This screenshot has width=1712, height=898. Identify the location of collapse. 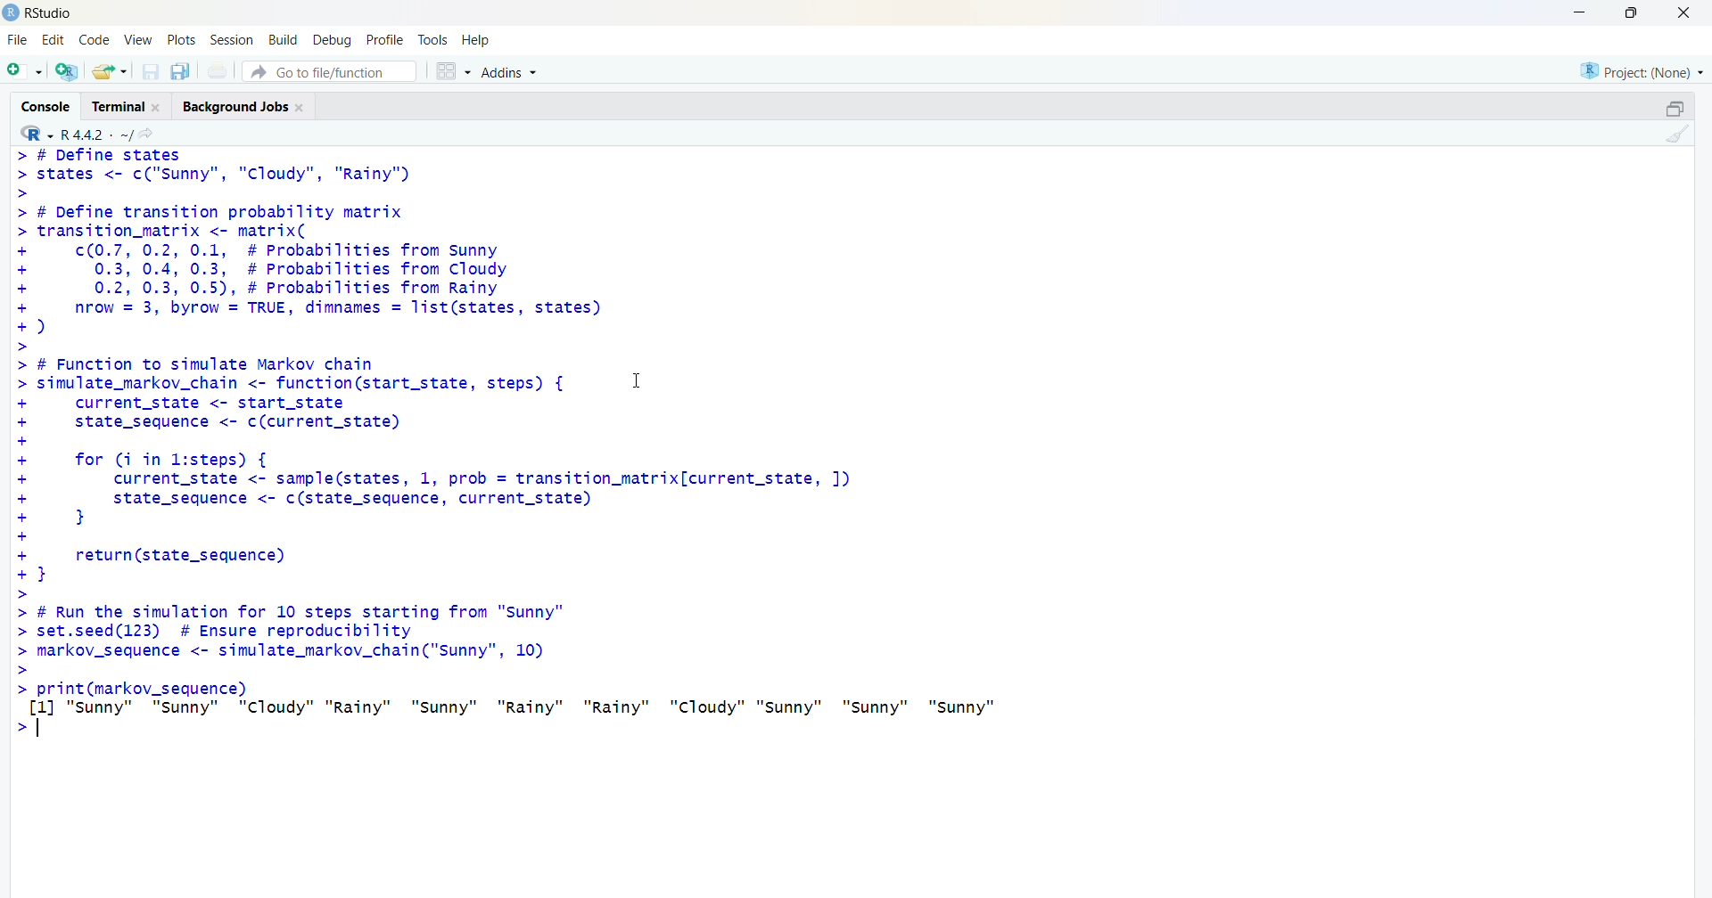
(1674, 109).